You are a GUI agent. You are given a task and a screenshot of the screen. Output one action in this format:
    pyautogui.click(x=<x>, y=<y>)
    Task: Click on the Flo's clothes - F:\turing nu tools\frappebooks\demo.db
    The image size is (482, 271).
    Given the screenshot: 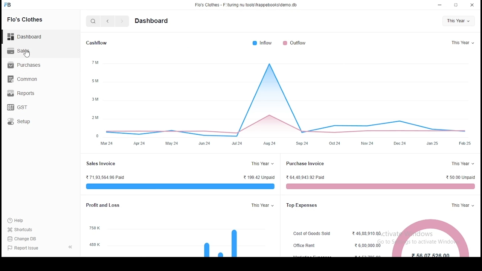 What is the action you would take?
    pyautogui.click(x=246, y=5)
    